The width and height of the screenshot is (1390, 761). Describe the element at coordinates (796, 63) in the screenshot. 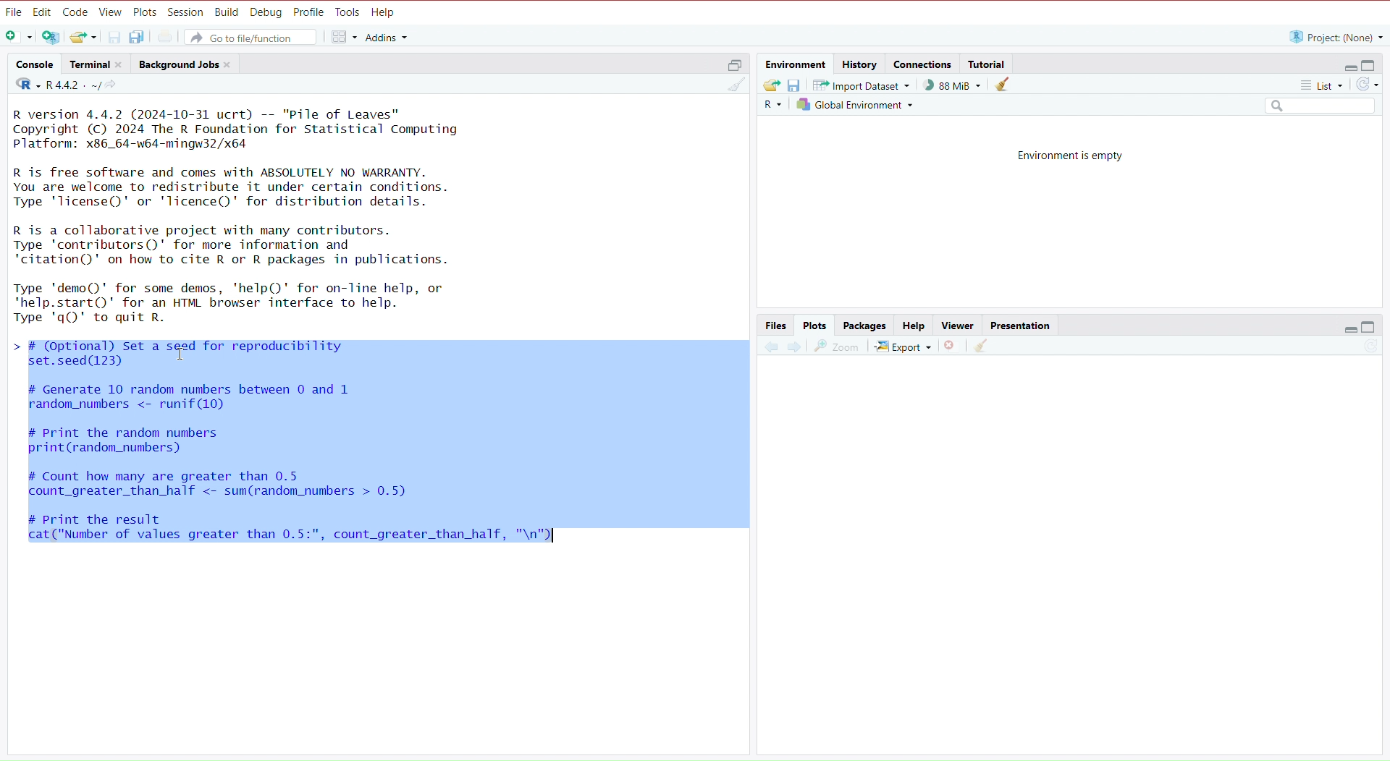

I see `Environment` at that location.